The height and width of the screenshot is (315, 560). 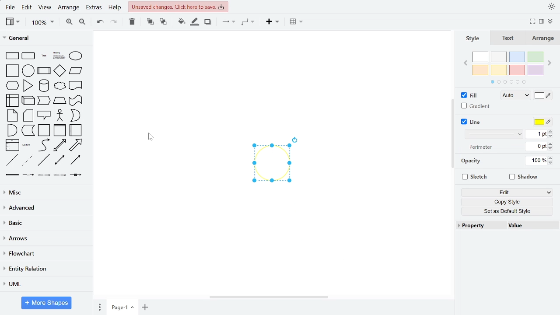 I want to click on link with symbol, so click(x=77, y=175).